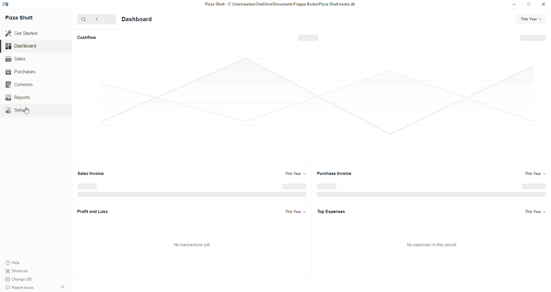 Image resolution: width=551 pixels, height=292 pixels. Describe the element at coordinates (535, 212) in the screenshot. I see `Top expenses timeframe` at that location.